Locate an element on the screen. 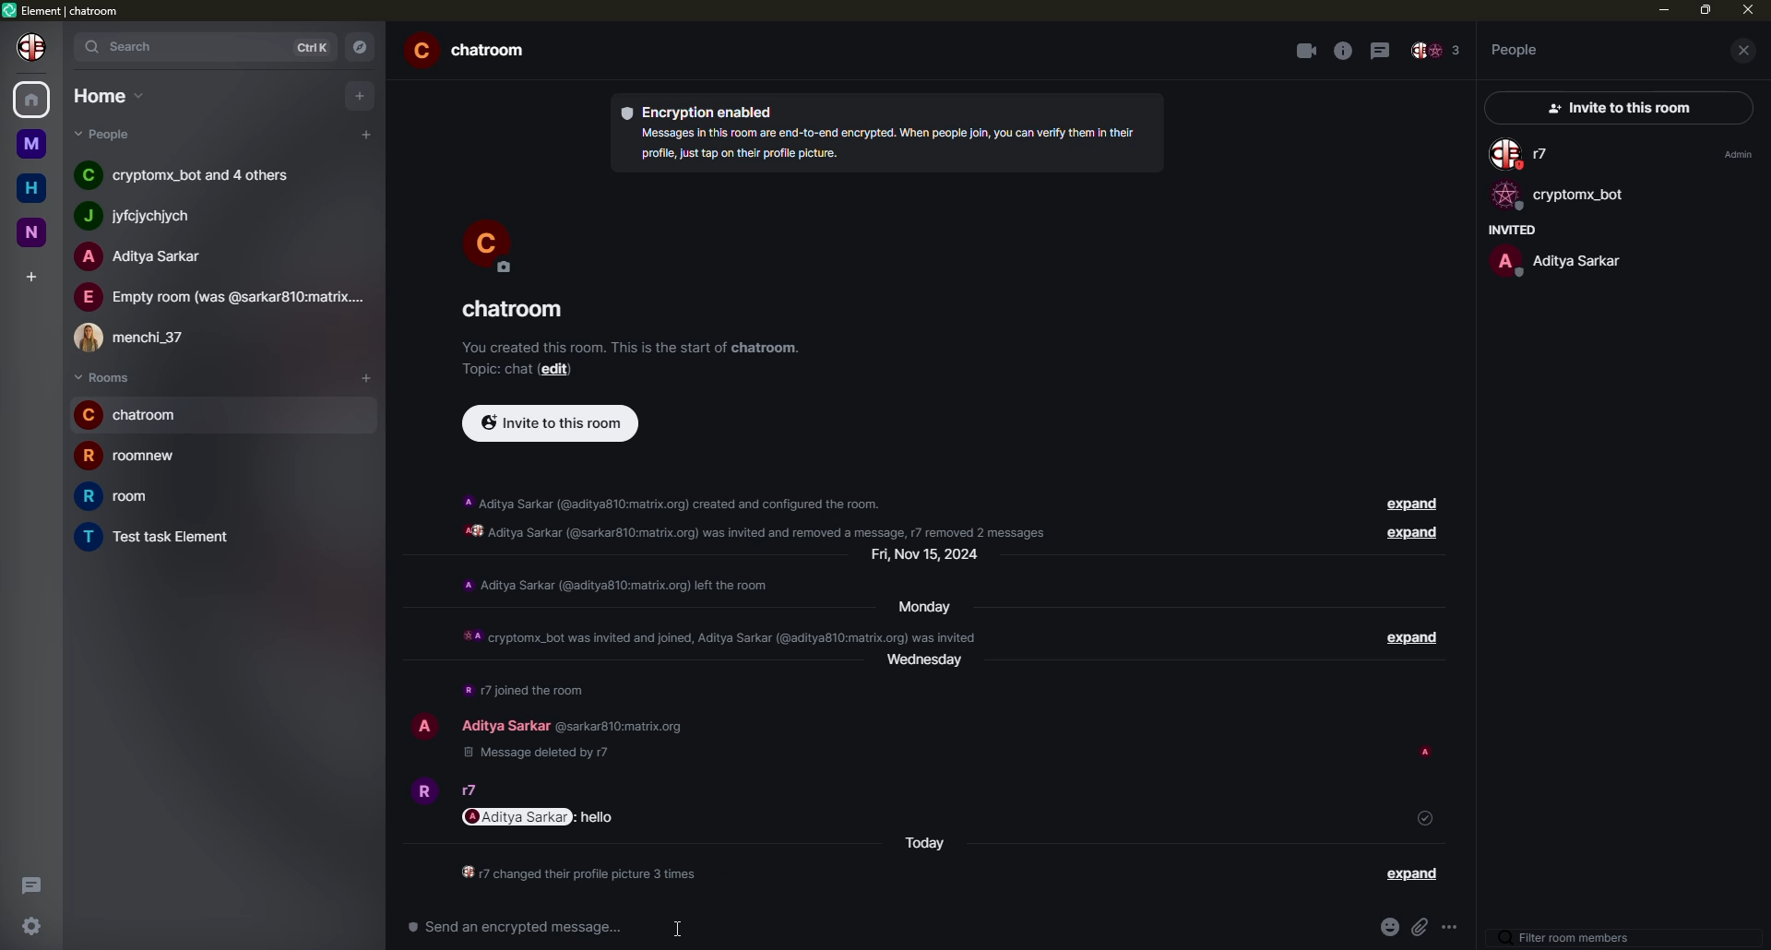  profile is located at coordinates (421, 789).